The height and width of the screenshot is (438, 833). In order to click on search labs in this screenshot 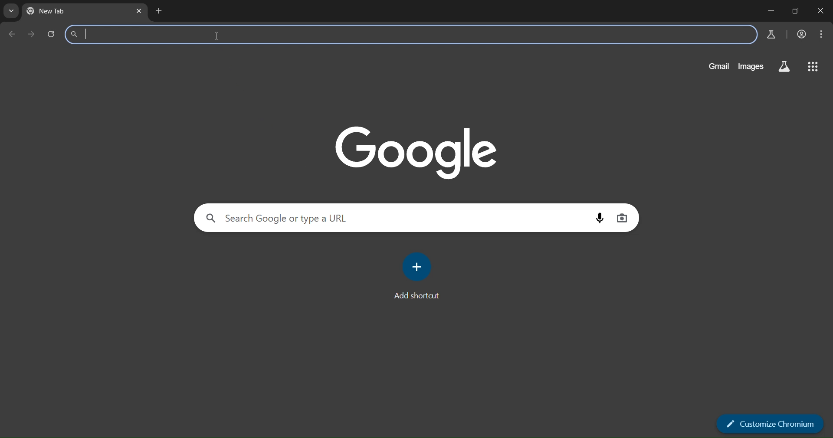, I will do `click(770, 34)`.